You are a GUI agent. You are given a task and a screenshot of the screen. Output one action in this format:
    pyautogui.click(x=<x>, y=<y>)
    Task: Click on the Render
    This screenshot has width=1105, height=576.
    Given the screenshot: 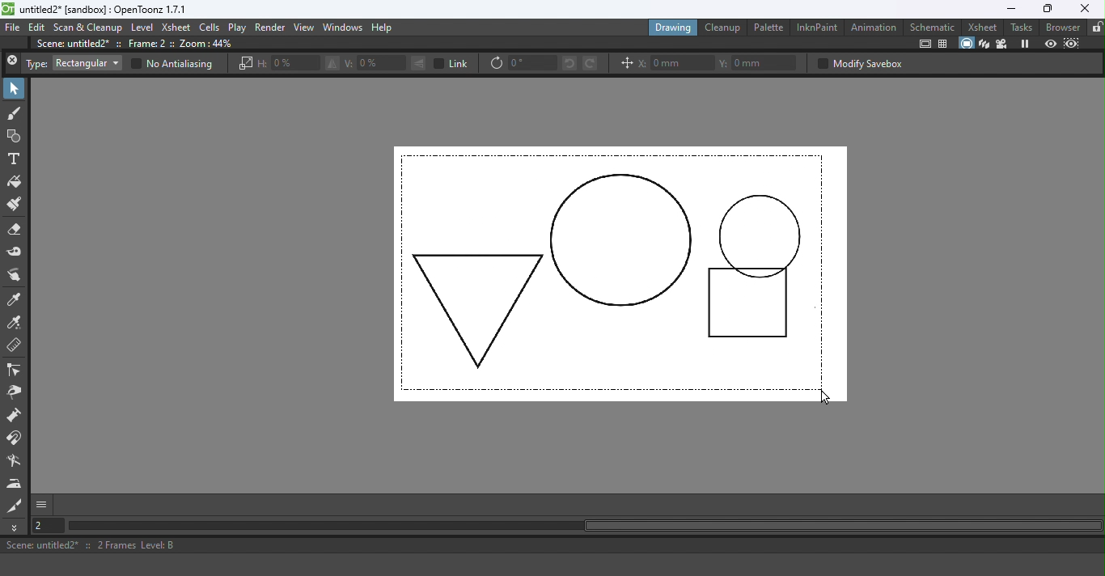 What is the action you would take?
    pyautogui.click(x=271, y=27)
    